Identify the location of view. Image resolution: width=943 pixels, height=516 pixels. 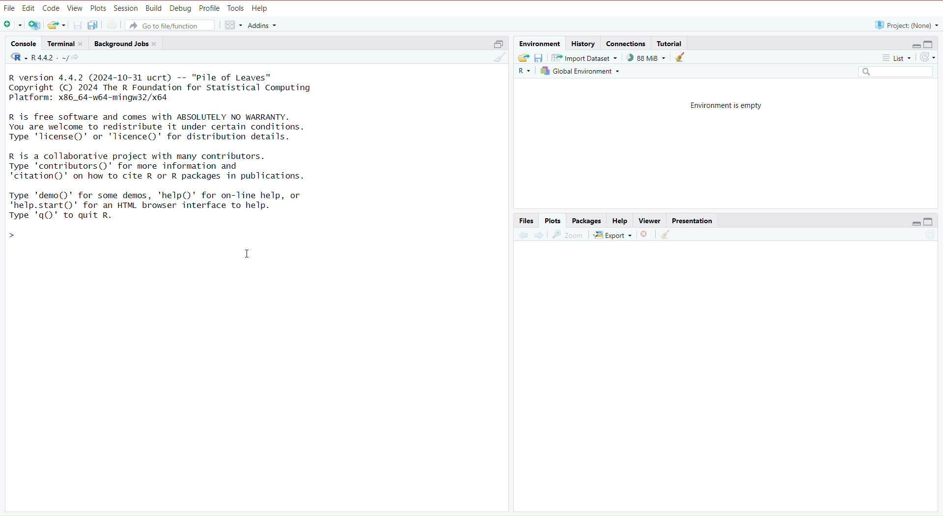
(649, 220).